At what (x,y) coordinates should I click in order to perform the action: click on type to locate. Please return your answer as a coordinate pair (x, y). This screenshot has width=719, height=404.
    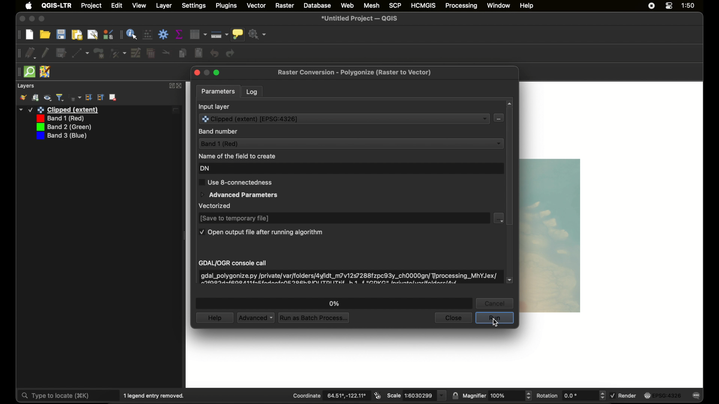
    Looking at the image, I should click on (68, 395).